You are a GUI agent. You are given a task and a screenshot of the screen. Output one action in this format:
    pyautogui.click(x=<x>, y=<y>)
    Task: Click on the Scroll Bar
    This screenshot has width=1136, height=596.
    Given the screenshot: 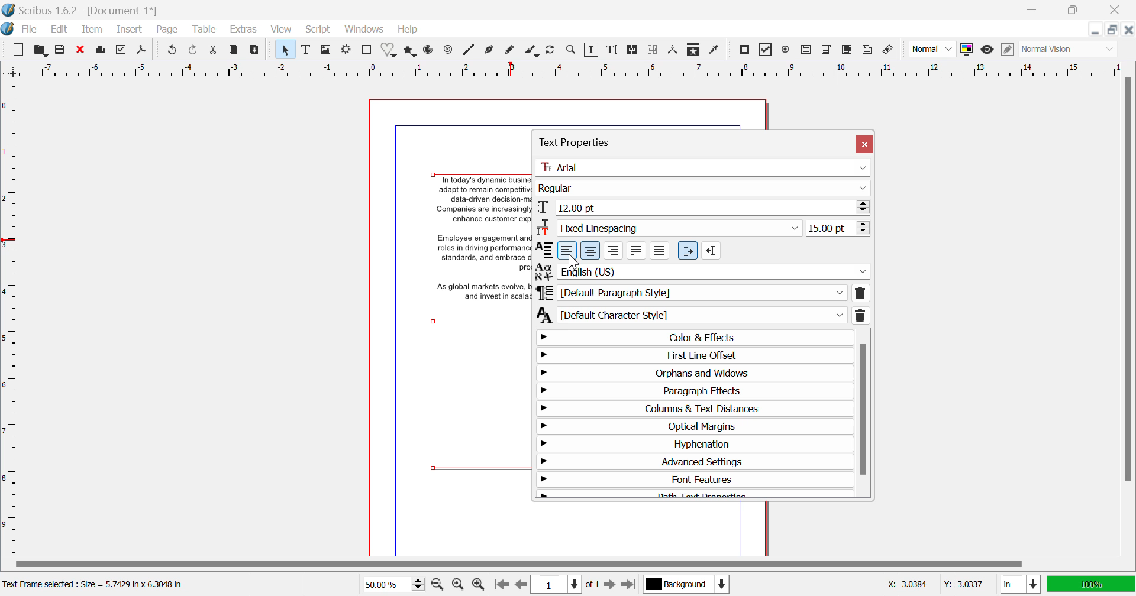 What is the action you would take?
    pyautogui.click(x=863, y=413)
    